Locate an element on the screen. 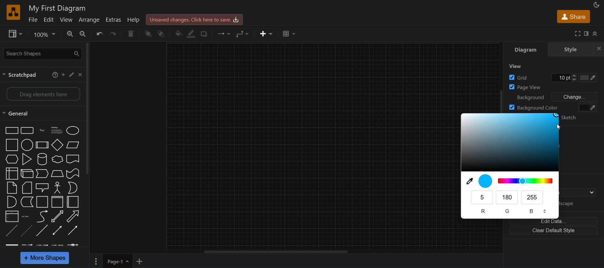 The height and width of the screenshot is (268, 604). linecolor is located at coordinates (192, 35).